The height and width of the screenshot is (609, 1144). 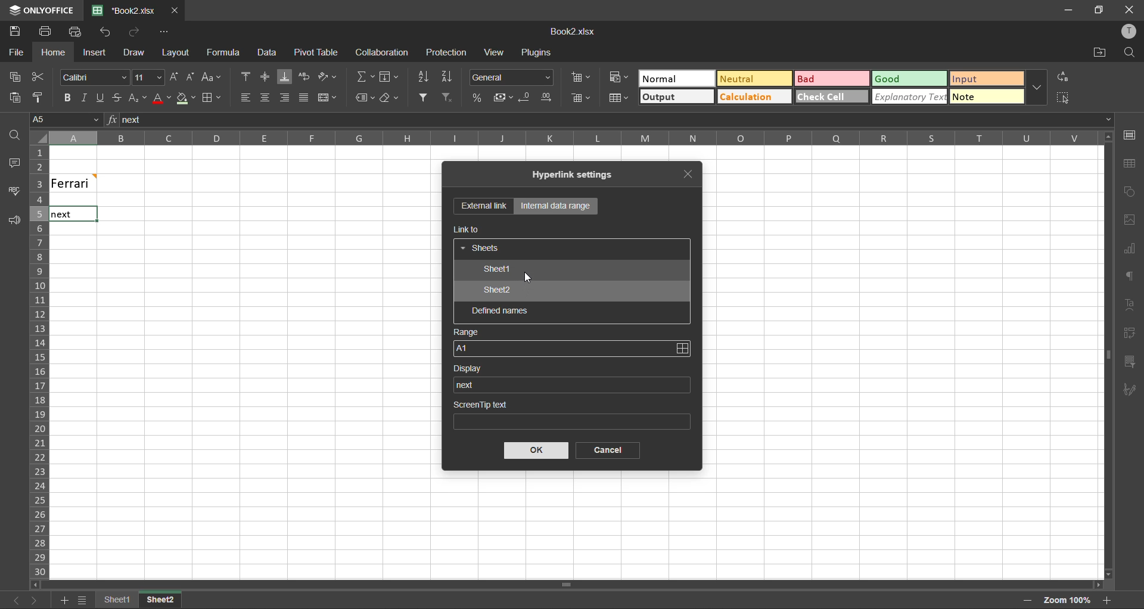 I want to click on screen tip text, so click(x=570, y=413).